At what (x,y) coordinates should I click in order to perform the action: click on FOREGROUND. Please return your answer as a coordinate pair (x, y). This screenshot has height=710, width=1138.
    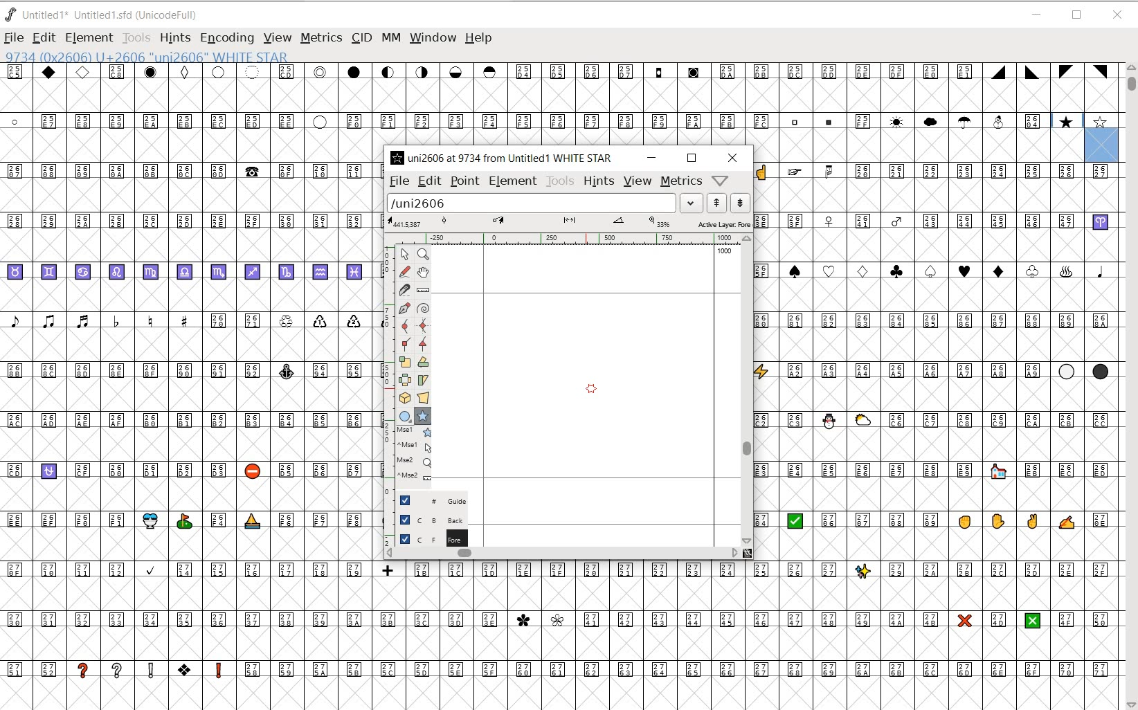
    Looking at the image, I should click on (425, 538).